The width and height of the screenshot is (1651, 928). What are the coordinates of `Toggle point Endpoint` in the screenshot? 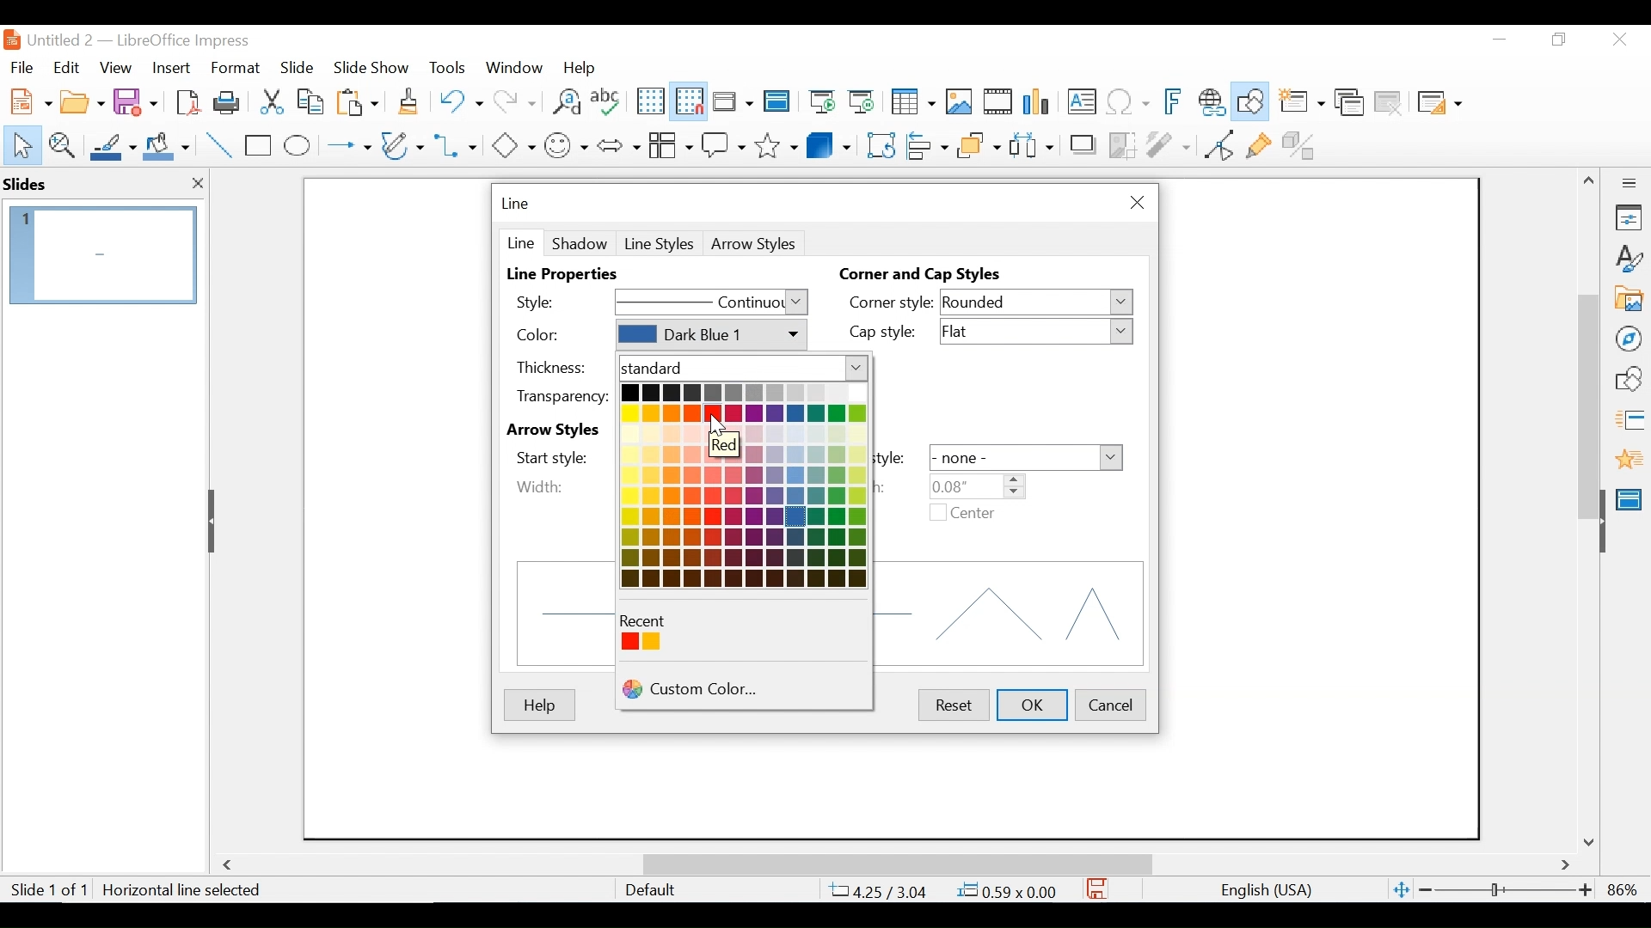 It's located at (1216, 144).